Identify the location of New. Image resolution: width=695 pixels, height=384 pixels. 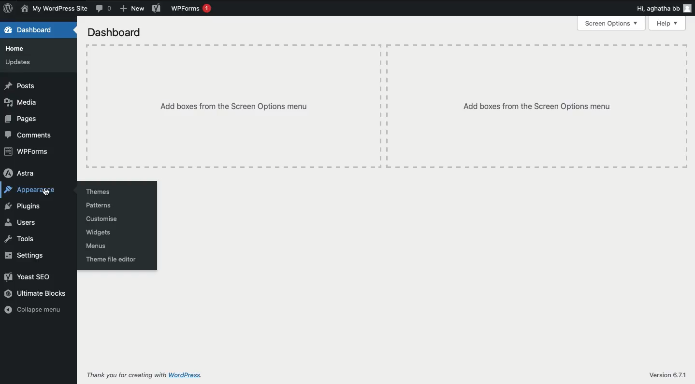
(133, 8).